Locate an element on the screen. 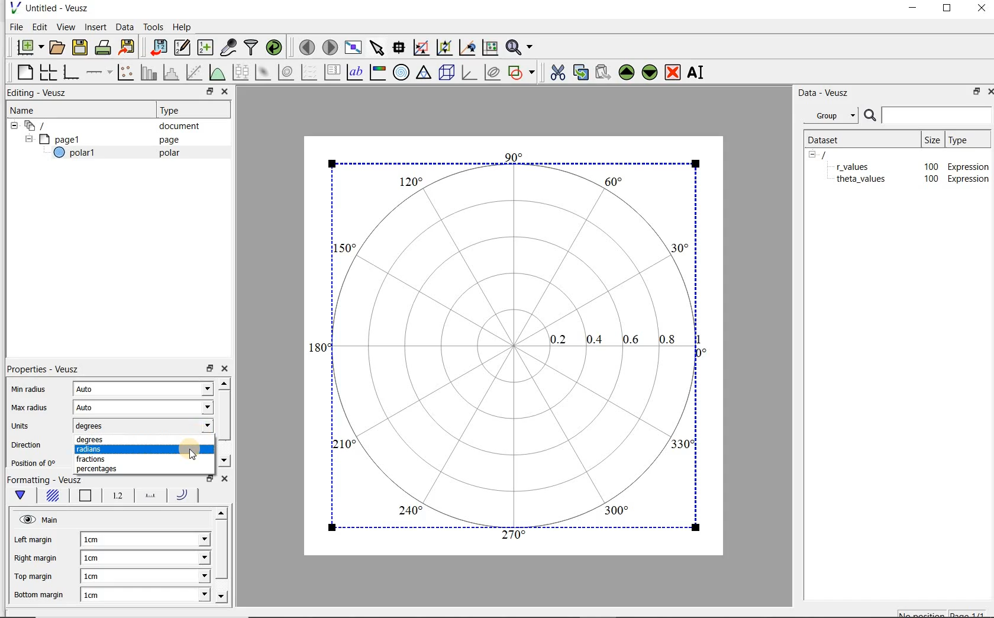 This screenshot has height=618, width=994. Untitled - Veusz is located at coordinates (48, 7).